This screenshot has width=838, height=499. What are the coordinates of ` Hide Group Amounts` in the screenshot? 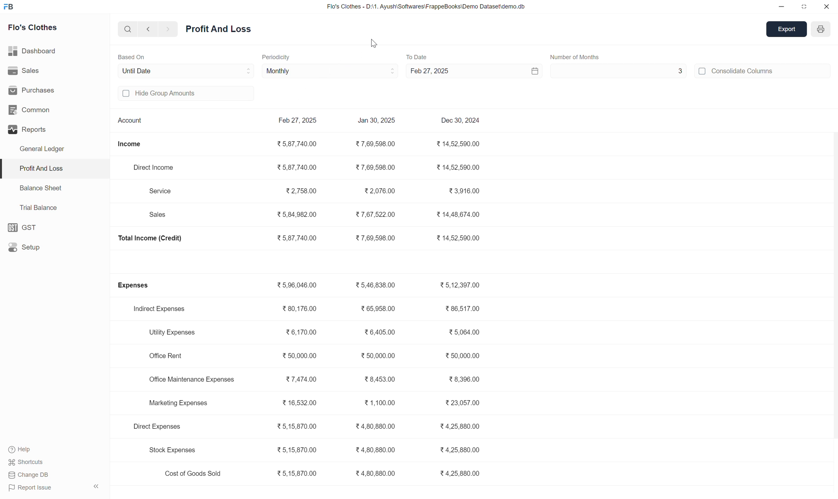 It's located at (162, 94).